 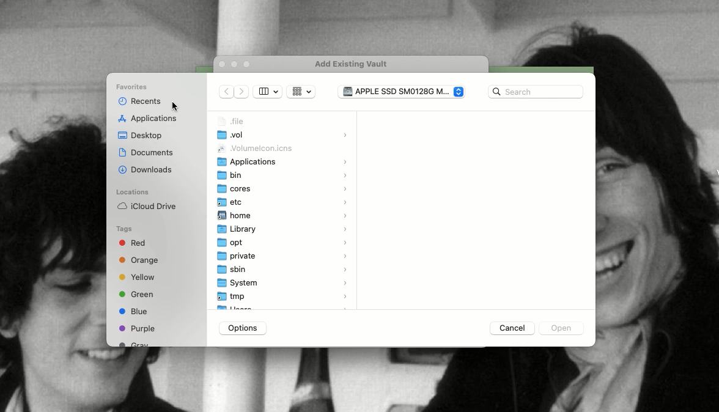 I want to click on Downloads, so click(x=147, y=169).